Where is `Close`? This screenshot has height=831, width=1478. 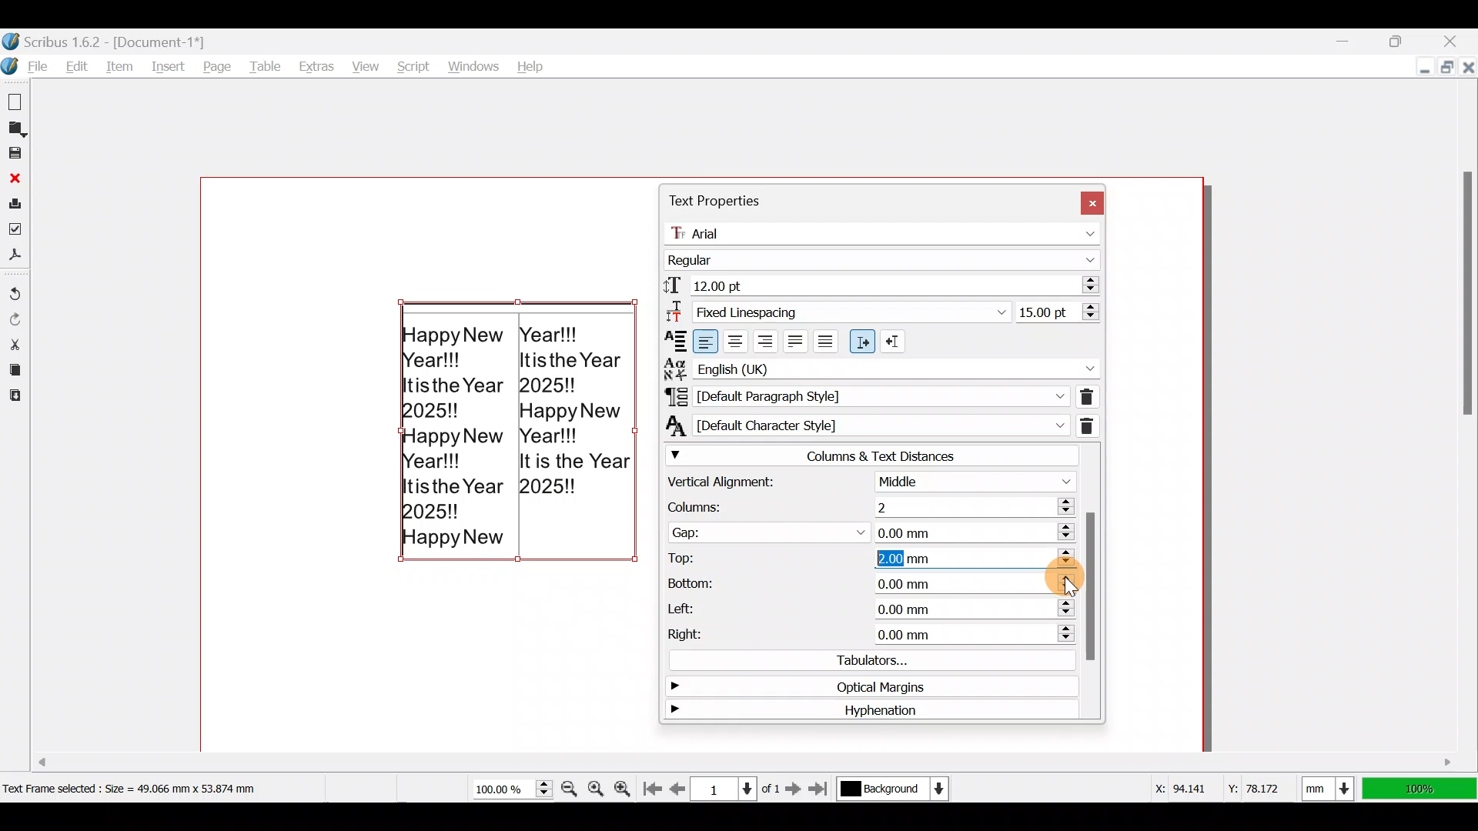
Close is located at coordinates (1467, 66).